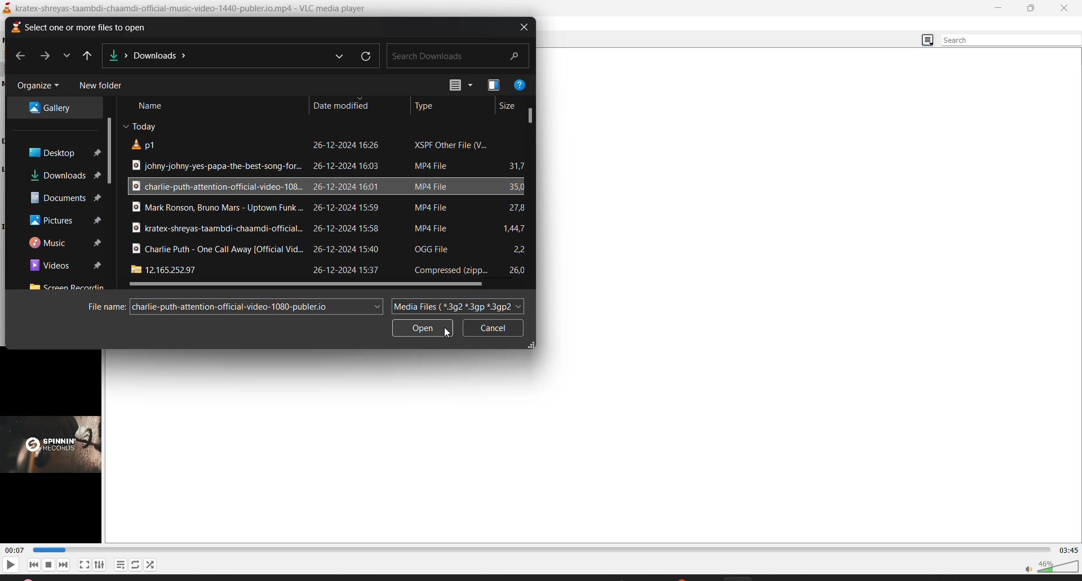  Describe the element at coordinates (433, 249) in the screenshot. I see `file type` at that location.